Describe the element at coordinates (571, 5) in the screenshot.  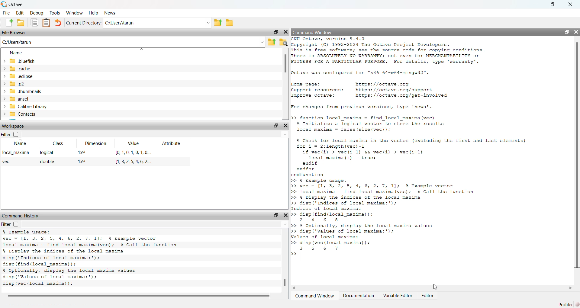
I see `close` at that location.